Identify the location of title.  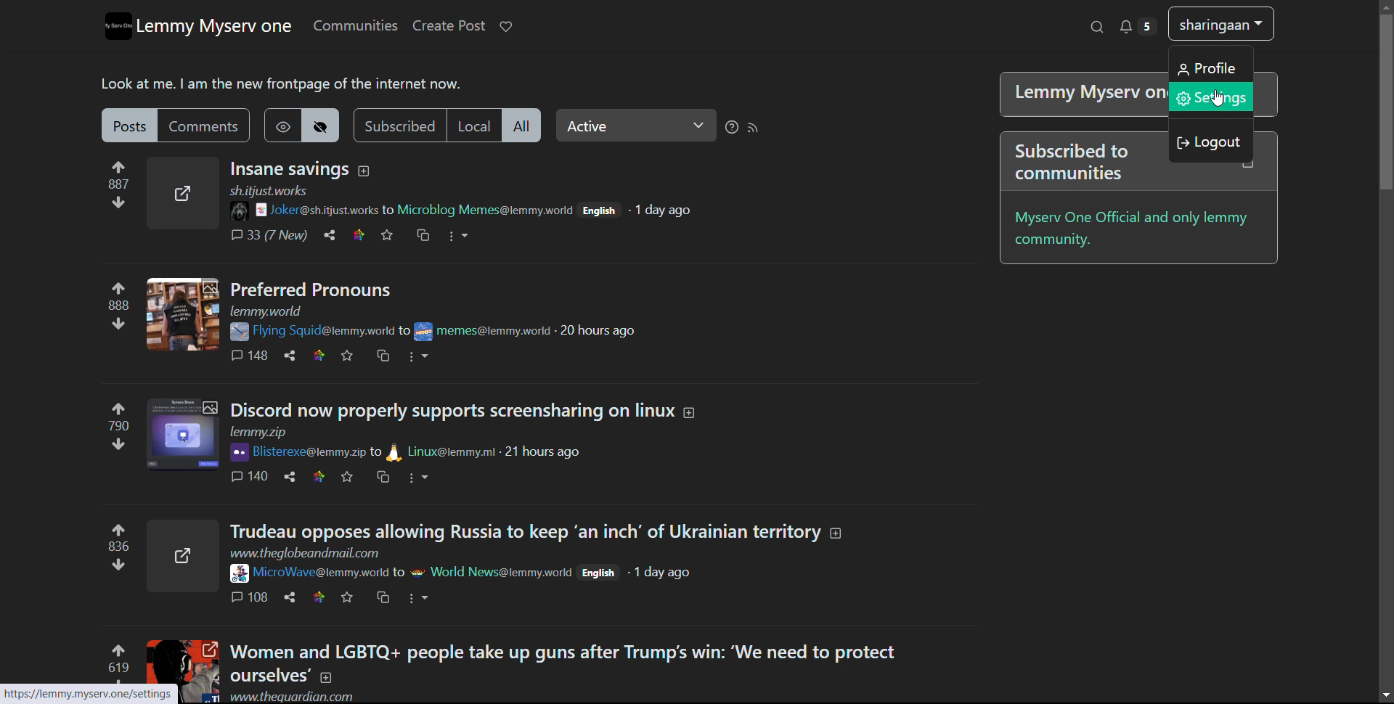
(525, 533).